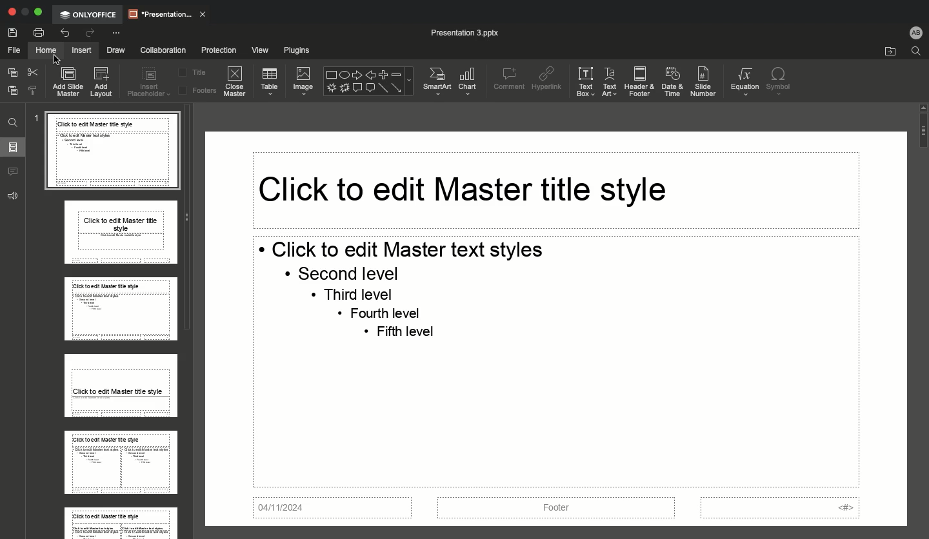  I want to click on Equation, so click(743, 82).